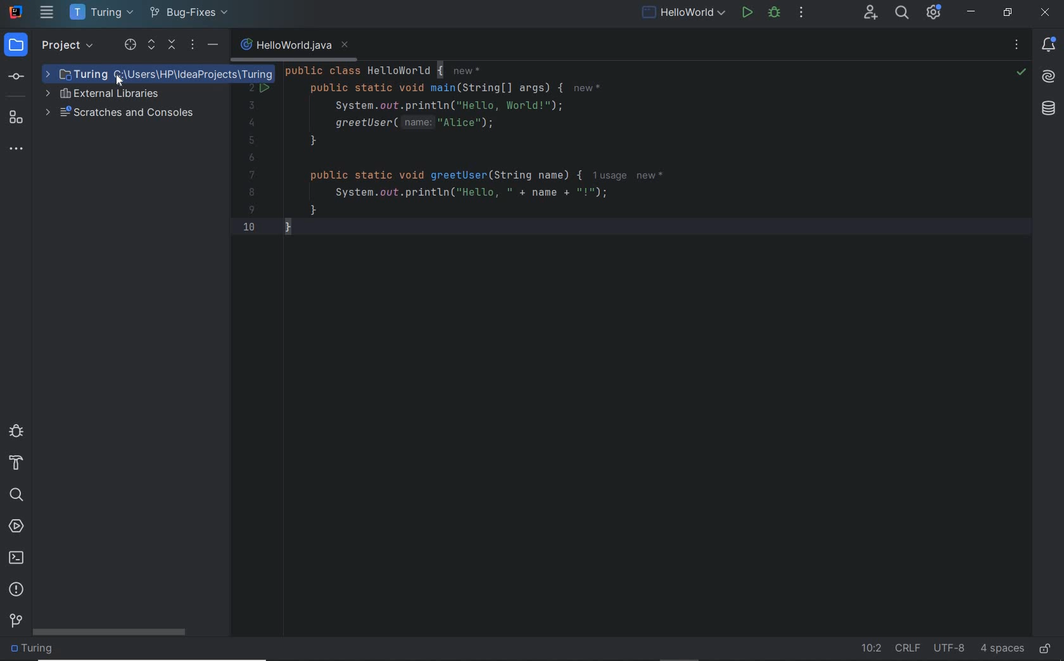 The height and width of the screenshot is (661, 1064). What do you see at coordinates (188, 14) in the screenshot?
I see `bug-fixes` at bounding box center [188, 14].